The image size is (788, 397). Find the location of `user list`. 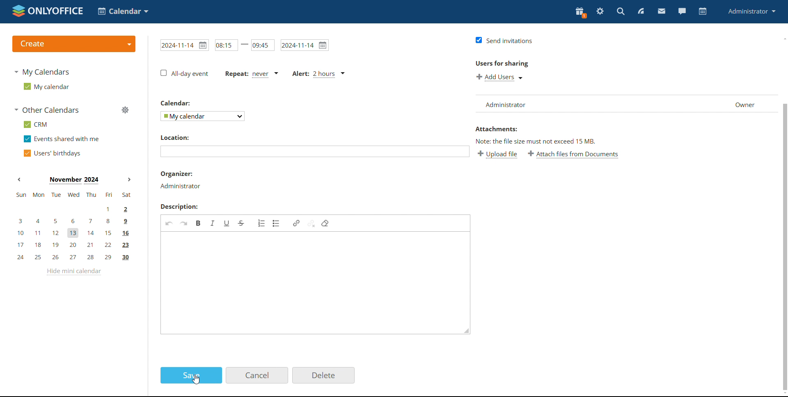

user list is located at coordinates (627, 104).